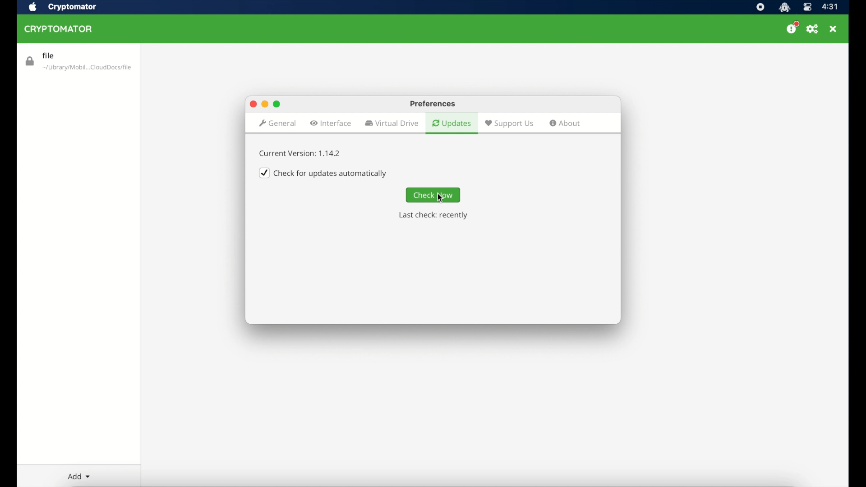 The image size is (866, 487). What do you see at coordinates (807, 7) in the screenshot?
I see `control center` at bounding box center [807, 7].